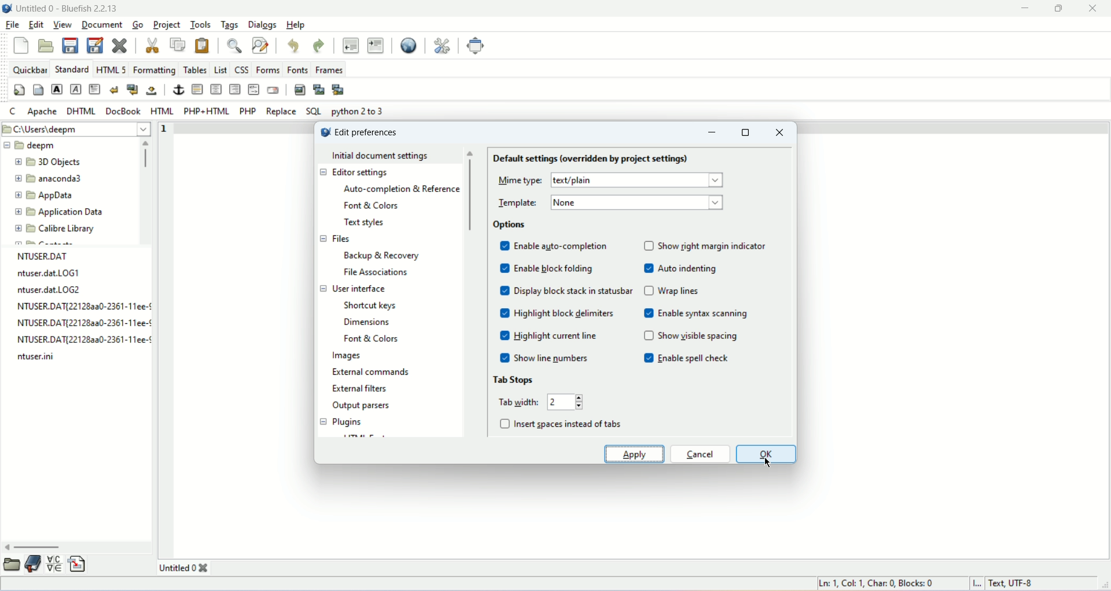 The image size is (1111, 591). I want to click on python 2 to 3, so click(361, 112).